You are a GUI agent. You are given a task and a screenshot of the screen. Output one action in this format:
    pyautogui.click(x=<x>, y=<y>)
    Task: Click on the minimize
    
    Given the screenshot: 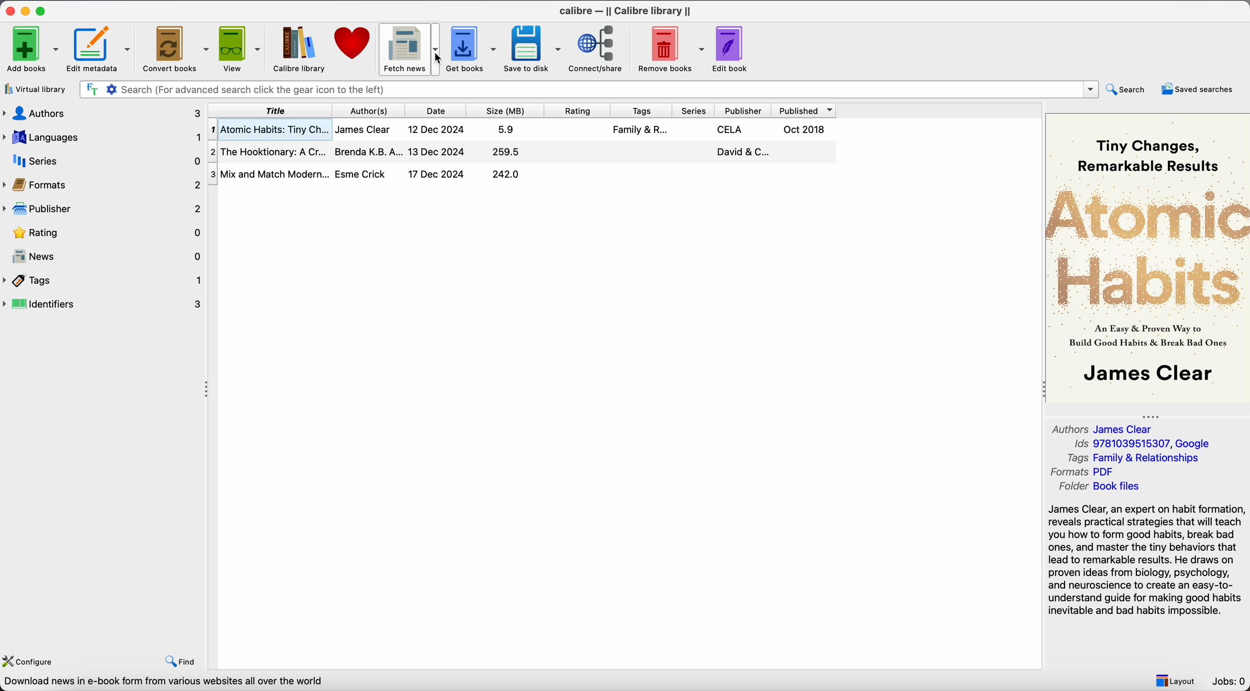 What is the action you would take?
    pyautogui.click(x=27, y=9)
    